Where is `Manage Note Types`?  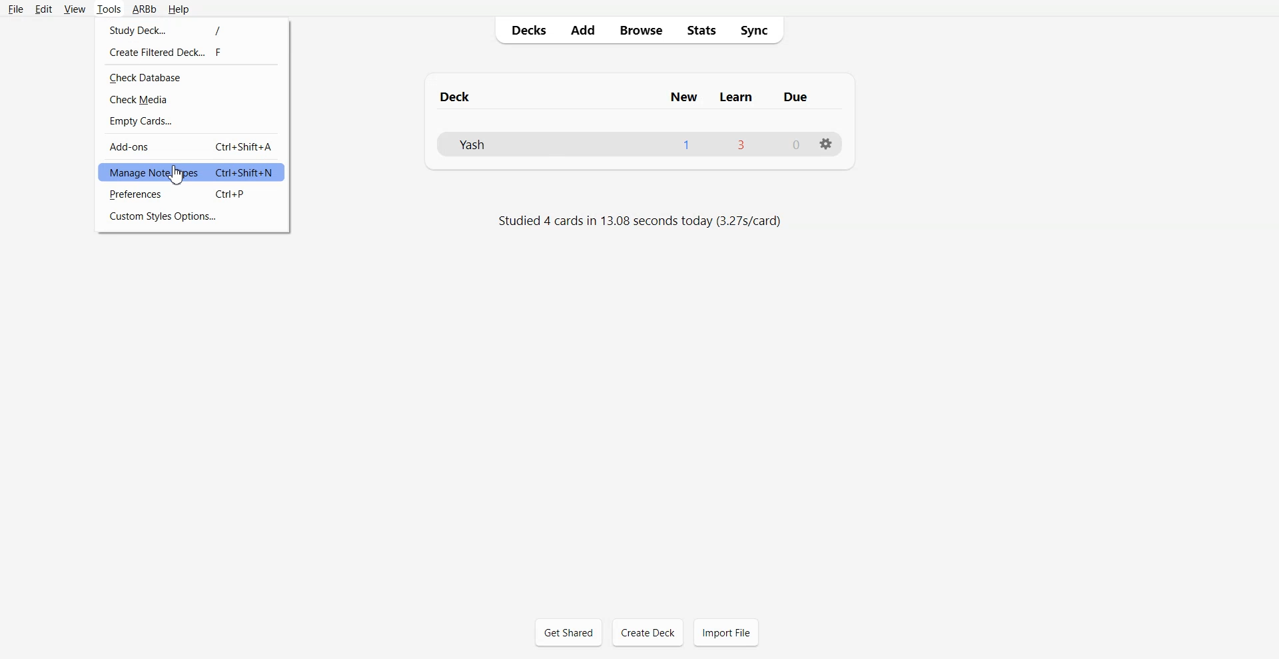 Manage Note Types is located at coordinates (191, 172).